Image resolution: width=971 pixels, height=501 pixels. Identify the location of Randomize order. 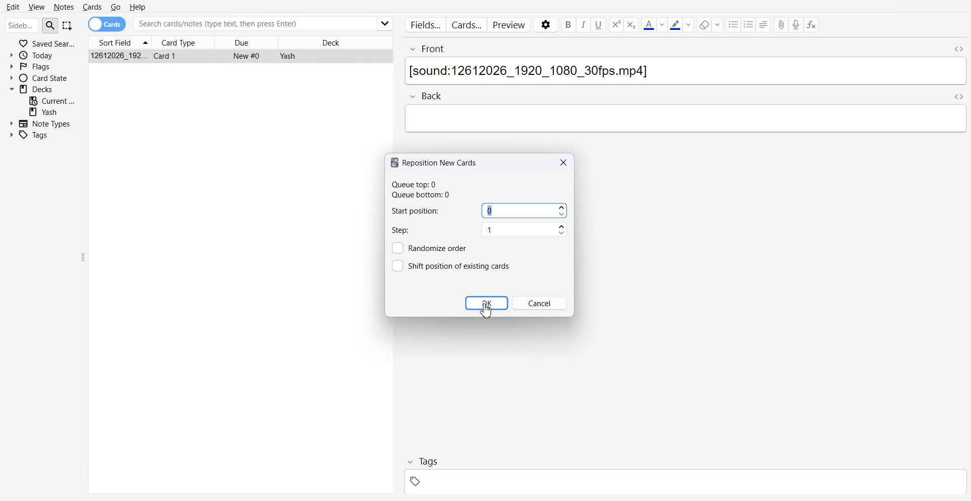
(442, 247).